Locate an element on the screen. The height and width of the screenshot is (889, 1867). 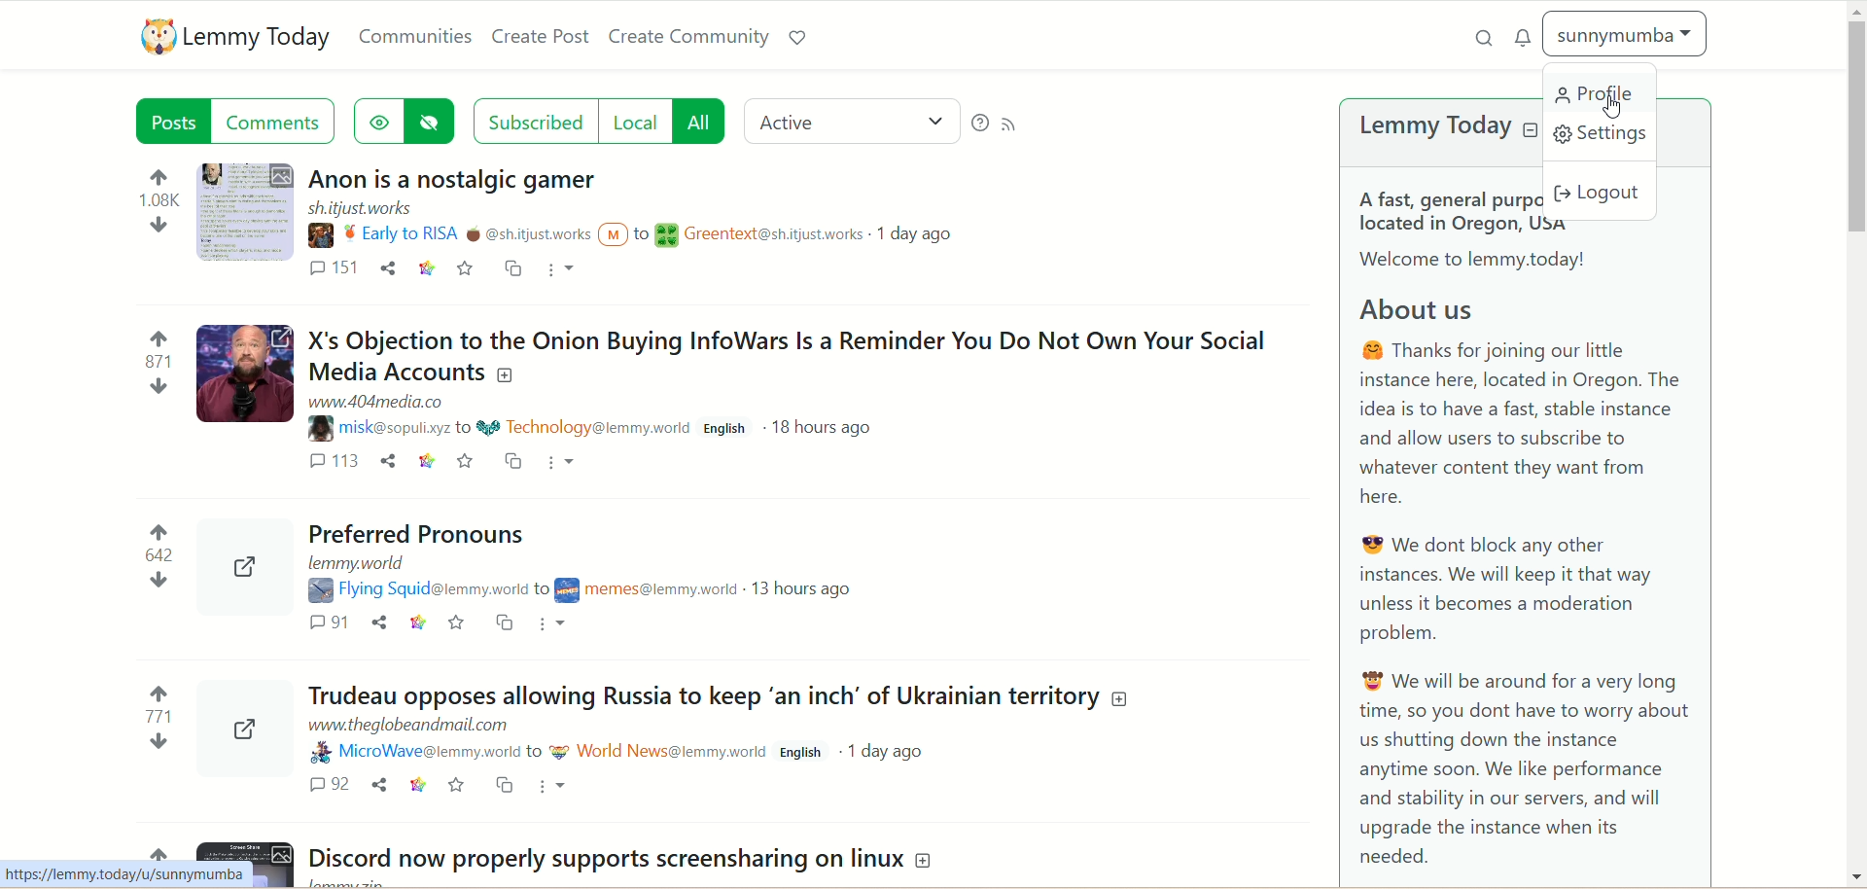
comment is located at coordinates (335, 271).